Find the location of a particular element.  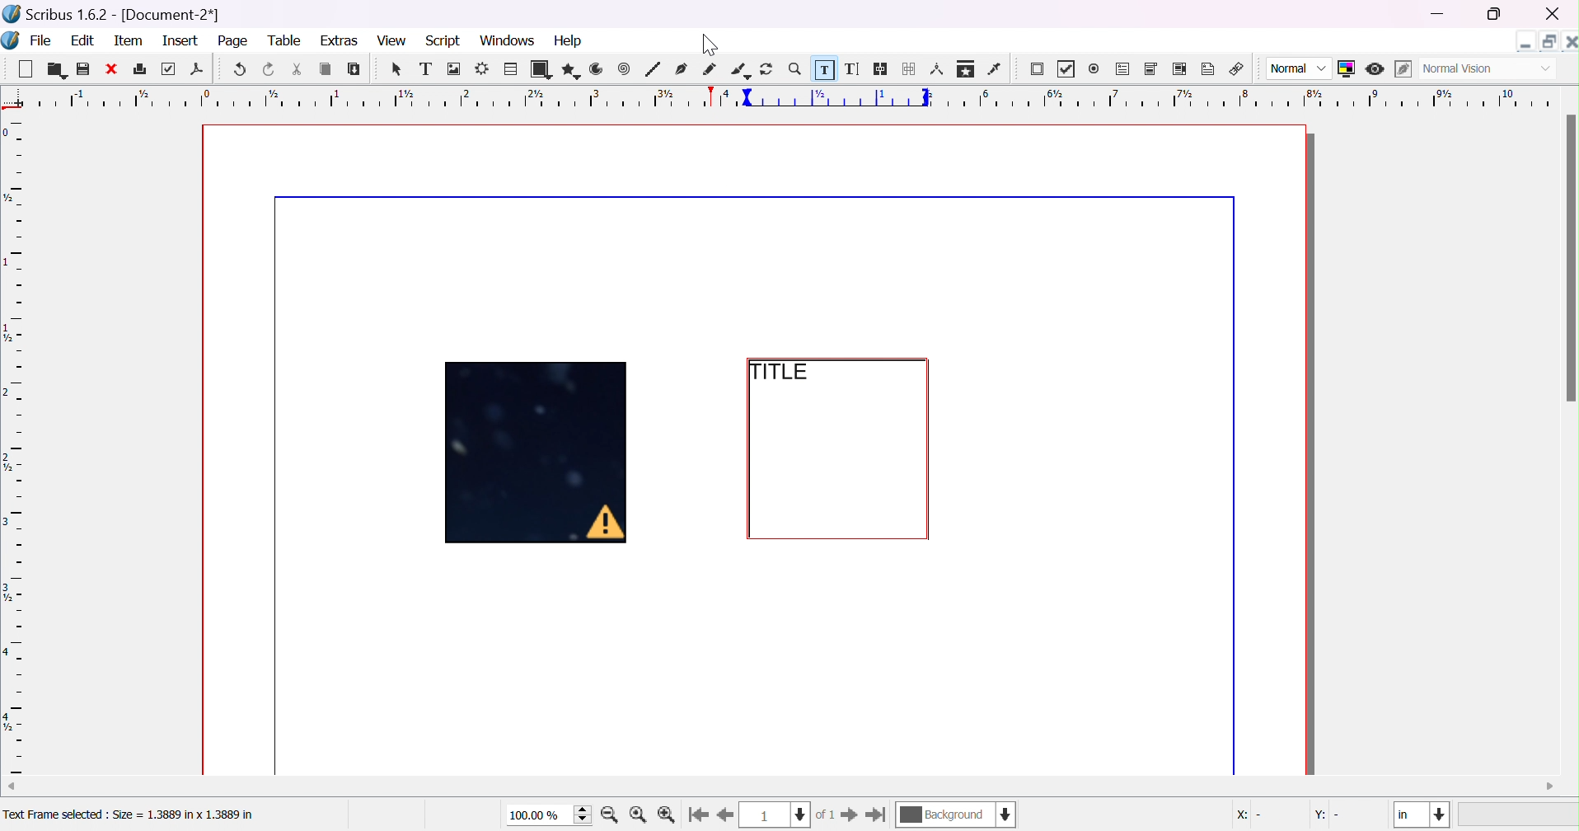

image frame is located at coordinates (455, 69).